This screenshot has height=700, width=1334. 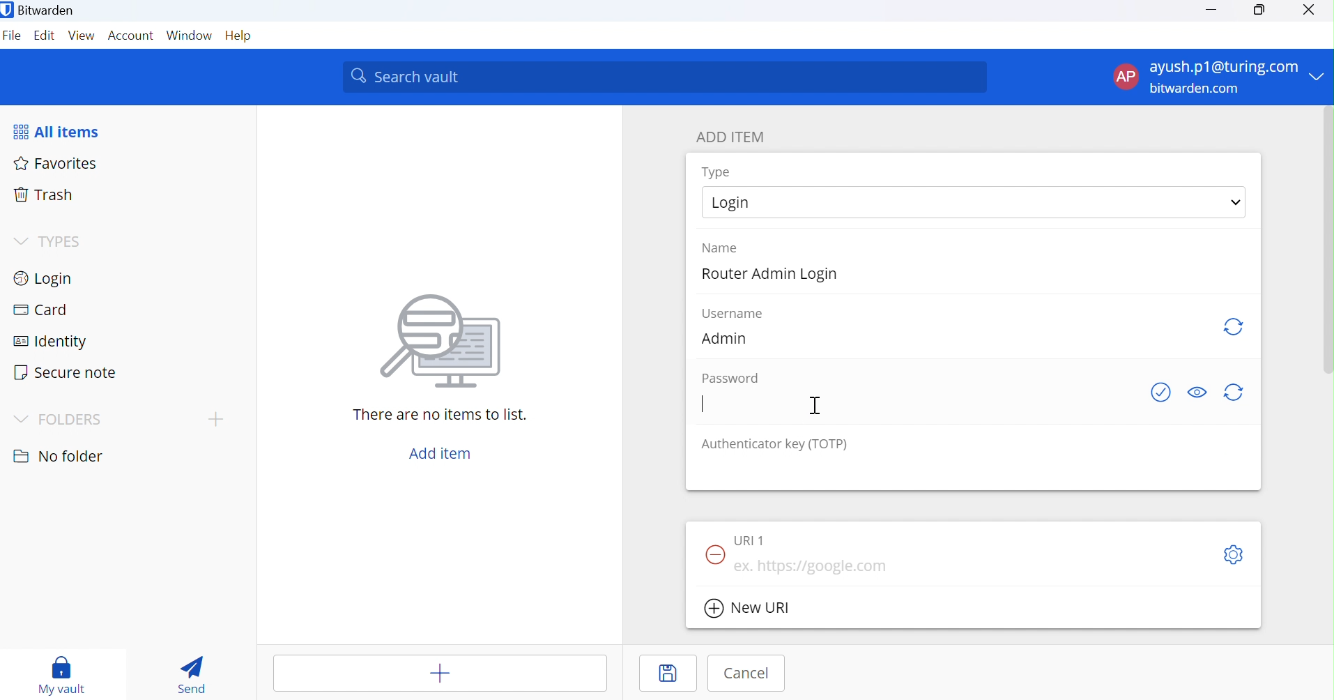 I want to click on vertical scrollbar, so click(x=1328, y=241).